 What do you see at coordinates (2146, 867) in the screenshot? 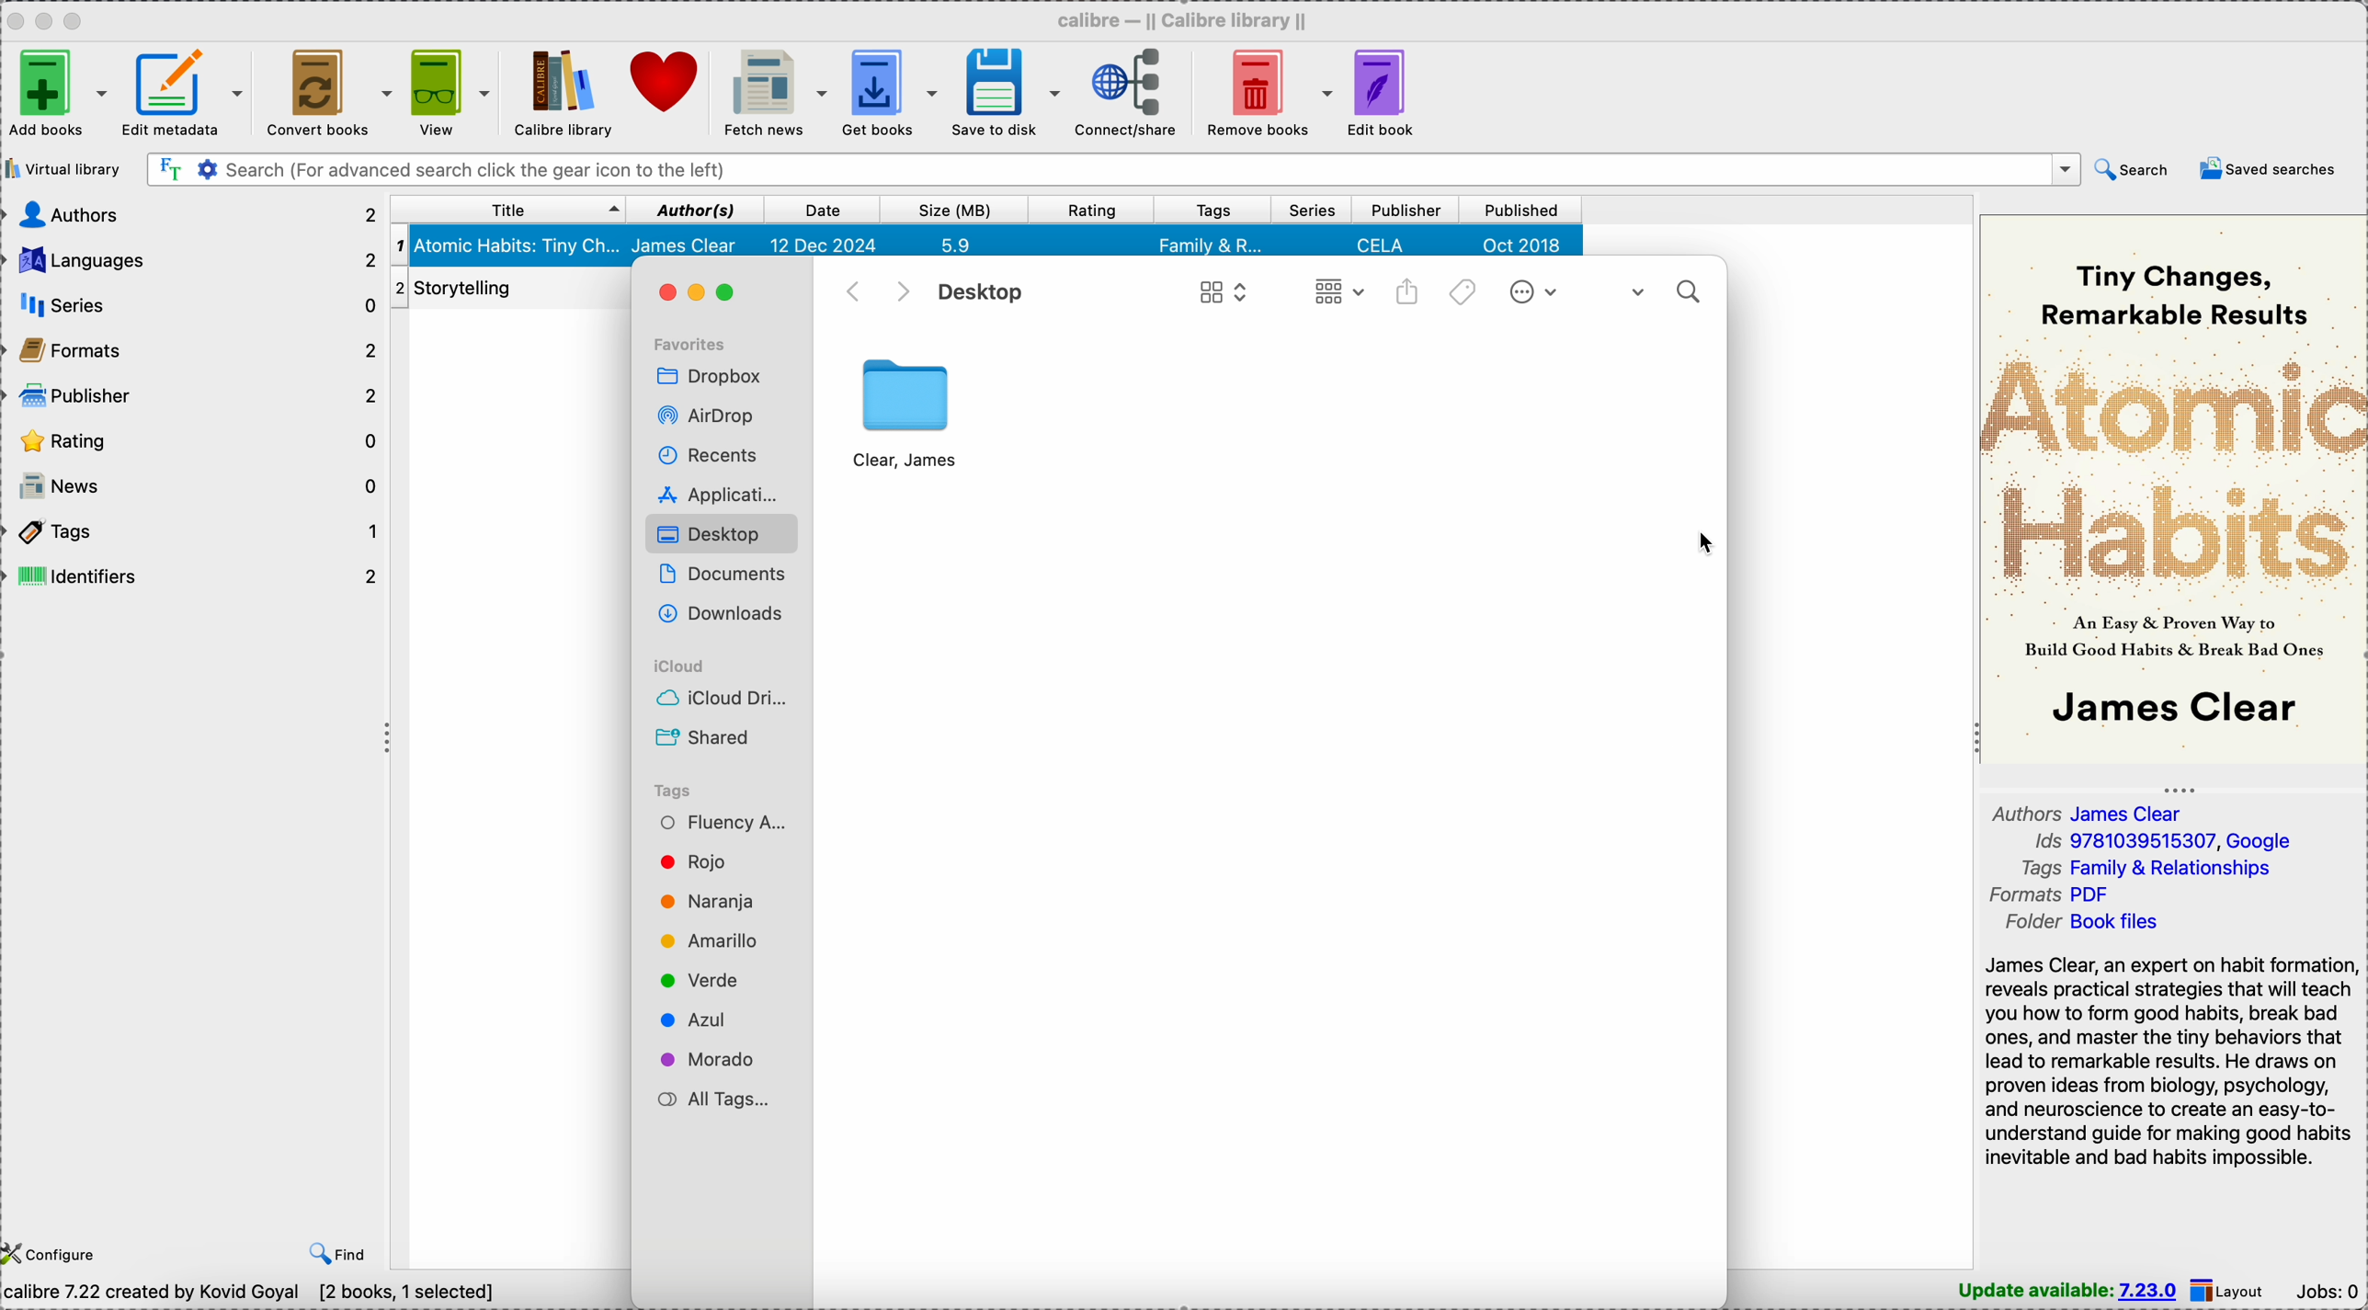
I see `tags Family & Relationships` at bounding box center [2146, 867].